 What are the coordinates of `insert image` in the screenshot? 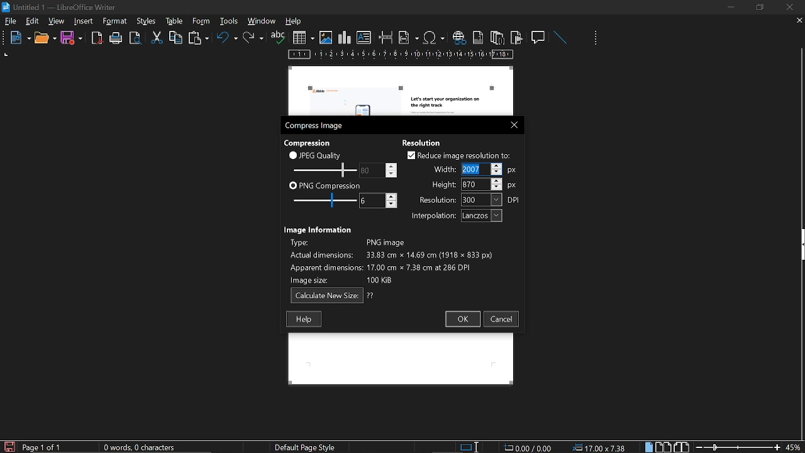 It's located at (326, 38).